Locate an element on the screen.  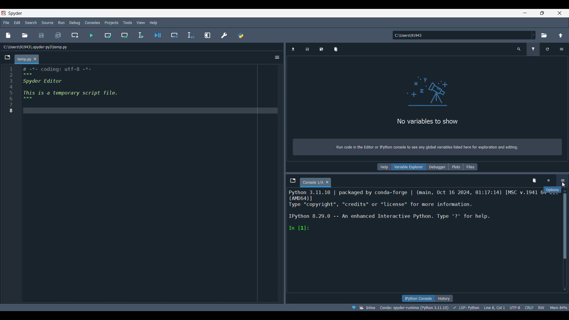
Filter variables is located at coordinates (533, 49).